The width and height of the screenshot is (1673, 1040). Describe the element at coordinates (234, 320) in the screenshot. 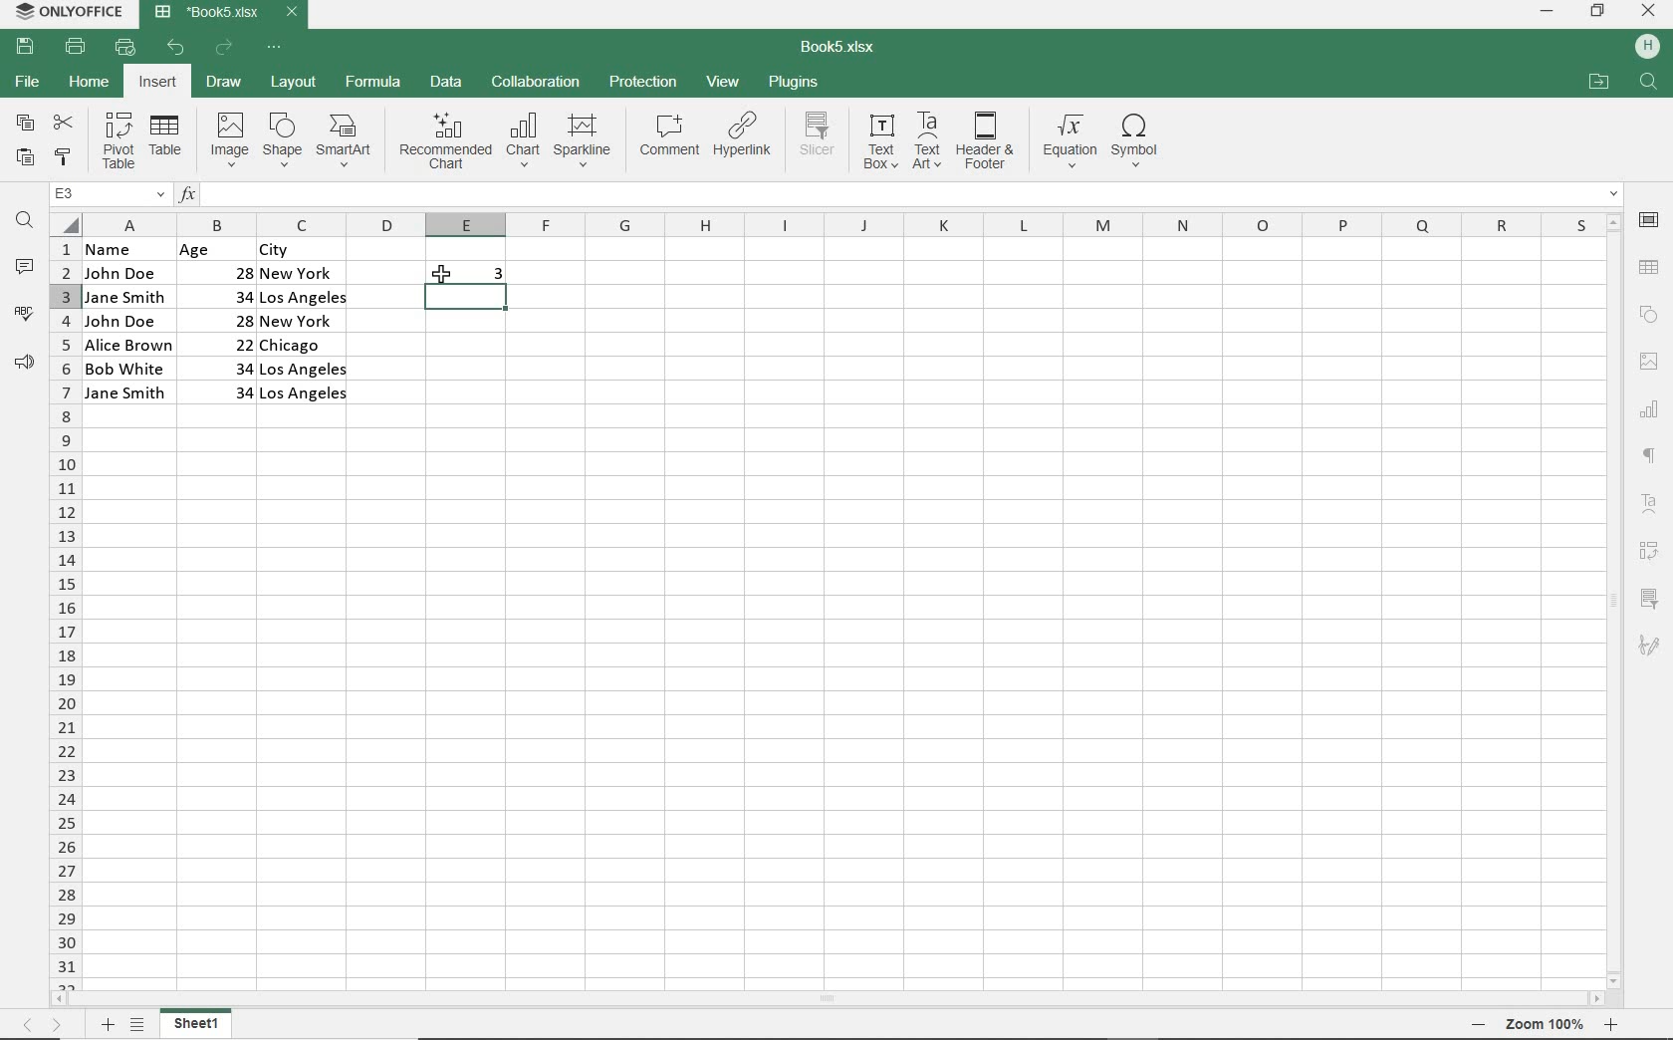

I see `28` at that location.